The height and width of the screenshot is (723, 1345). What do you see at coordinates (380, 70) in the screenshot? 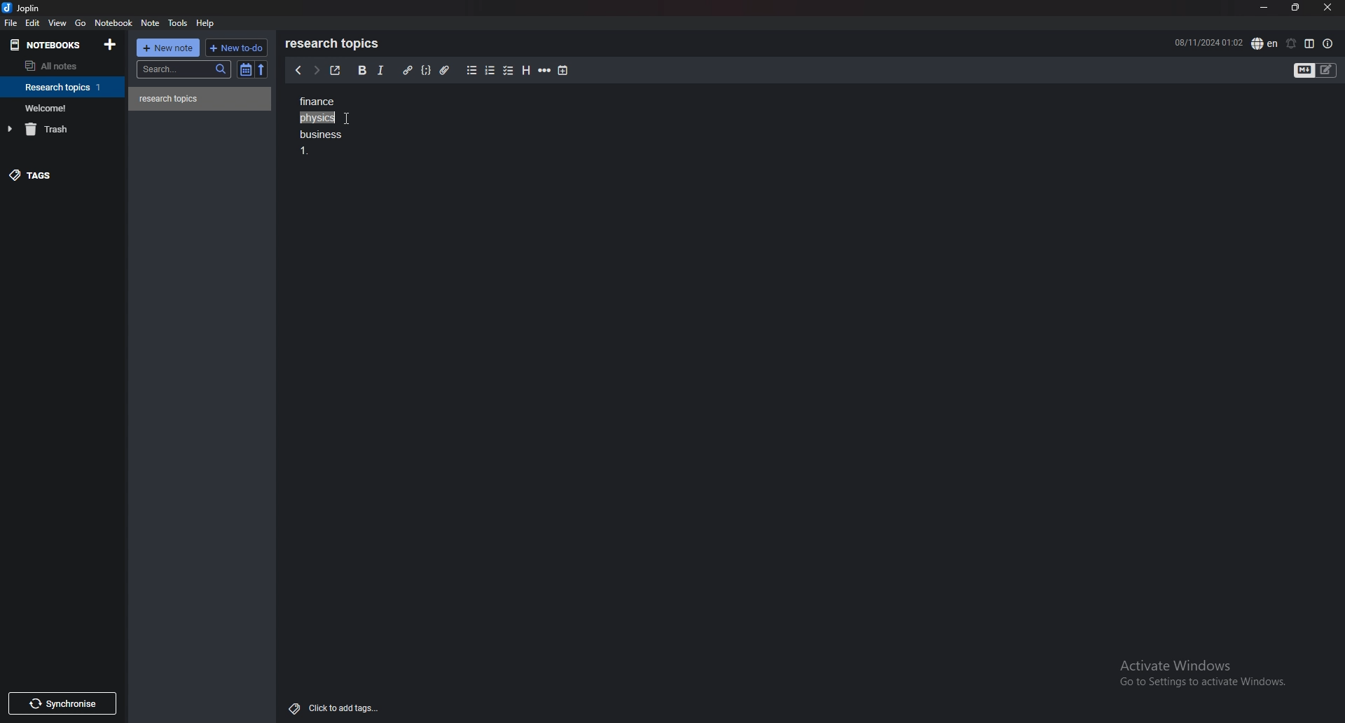
I see `italic` at bounding box center [380, 70].